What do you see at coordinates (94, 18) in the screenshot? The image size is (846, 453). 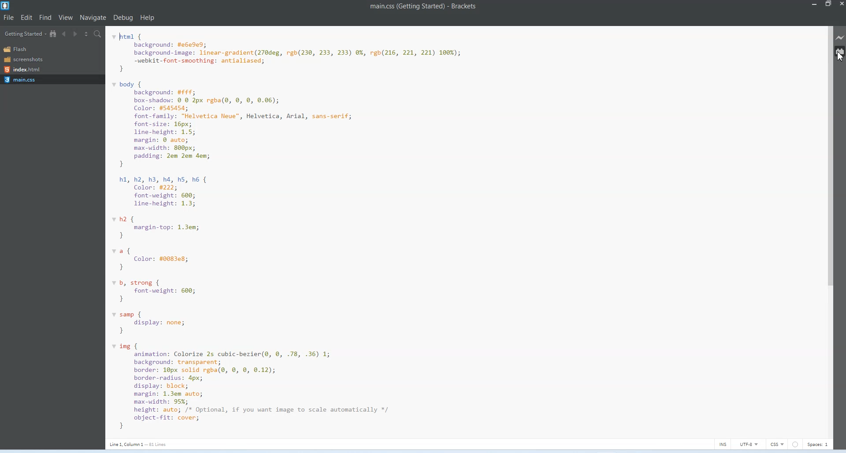 I see `Navigate` at bounding box center [94, 18].